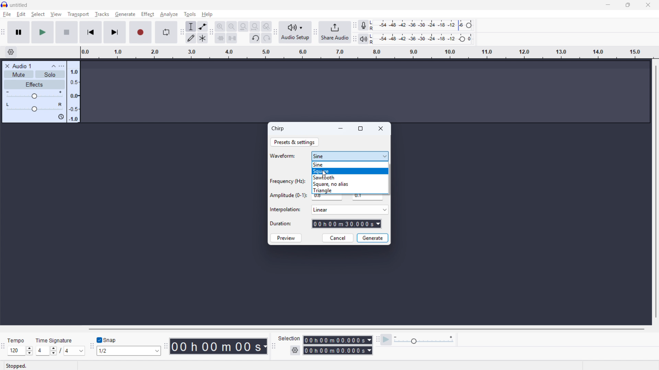 The height and width of the screenshot is (370, 659). Describe the element at coordinates (11, 52) in the screenshot. I see `Timeline settings ` at that location.